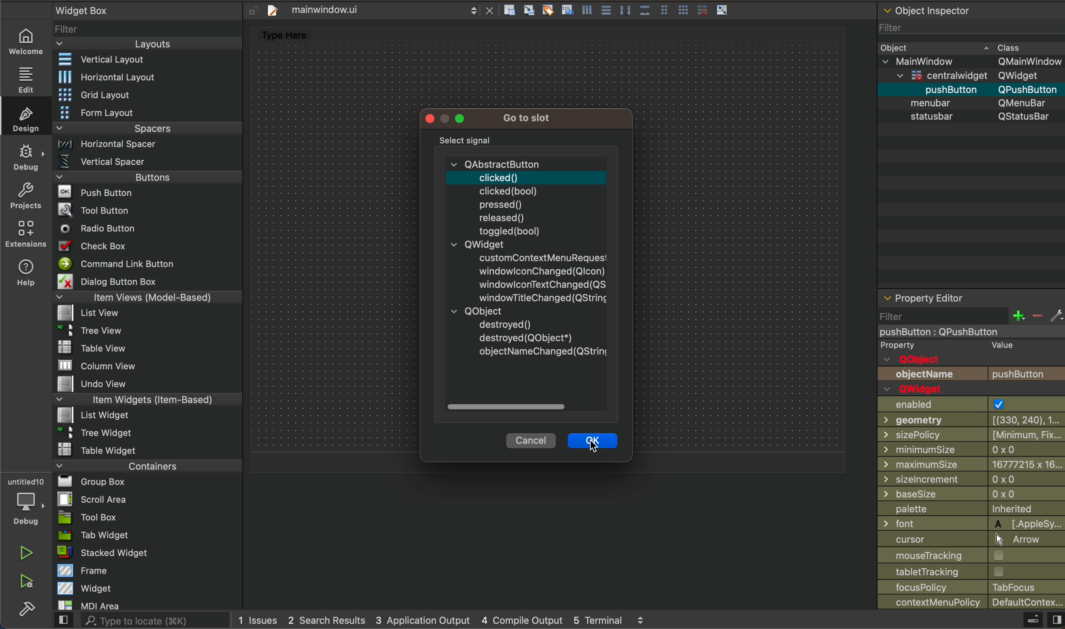  I want to click on table view, so click(145, 348).